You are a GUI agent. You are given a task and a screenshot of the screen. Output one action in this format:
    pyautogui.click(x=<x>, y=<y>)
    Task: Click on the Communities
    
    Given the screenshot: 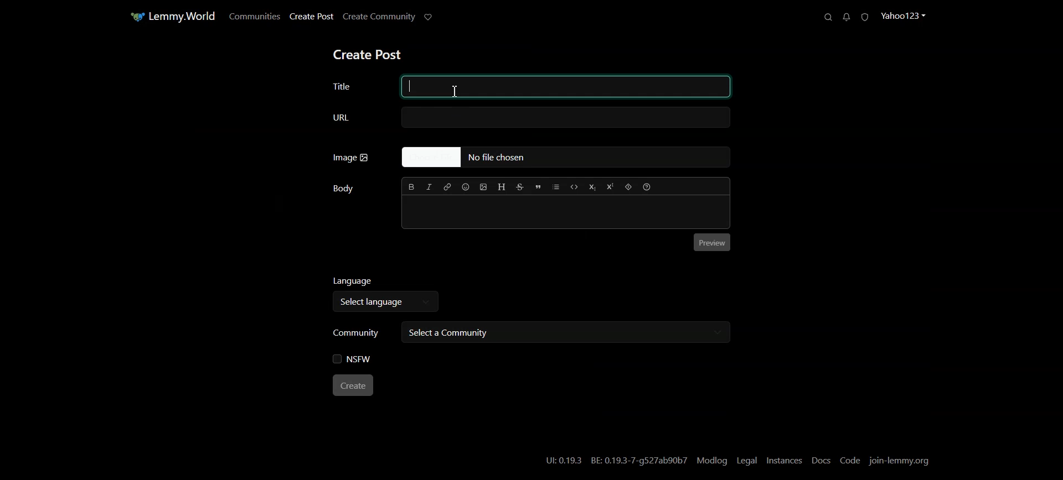 What is the action you would take?
    pyautogui.click(x=253, y=16)
    